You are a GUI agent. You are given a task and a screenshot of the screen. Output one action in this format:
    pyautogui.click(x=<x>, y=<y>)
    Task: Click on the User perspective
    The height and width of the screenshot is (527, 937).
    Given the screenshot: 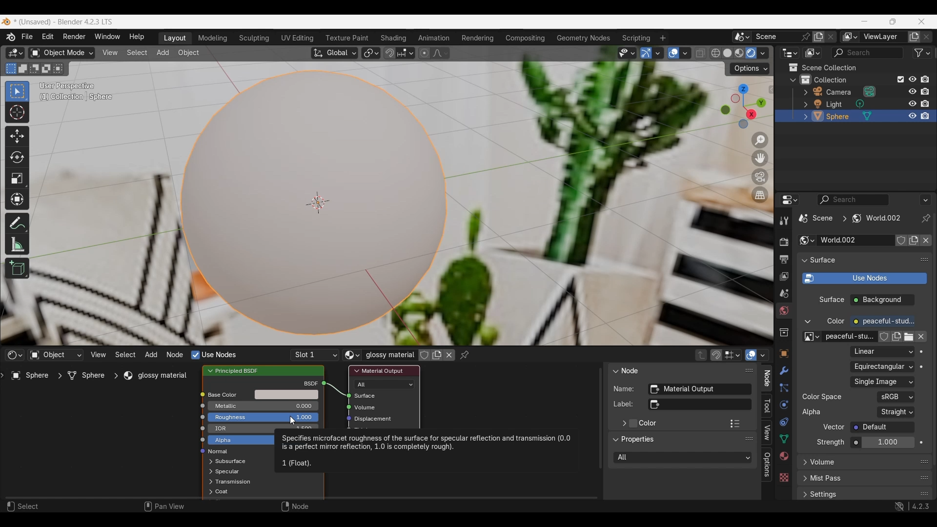 What is the action you would take?
    pyautogui.click(x=68, y=85)
    